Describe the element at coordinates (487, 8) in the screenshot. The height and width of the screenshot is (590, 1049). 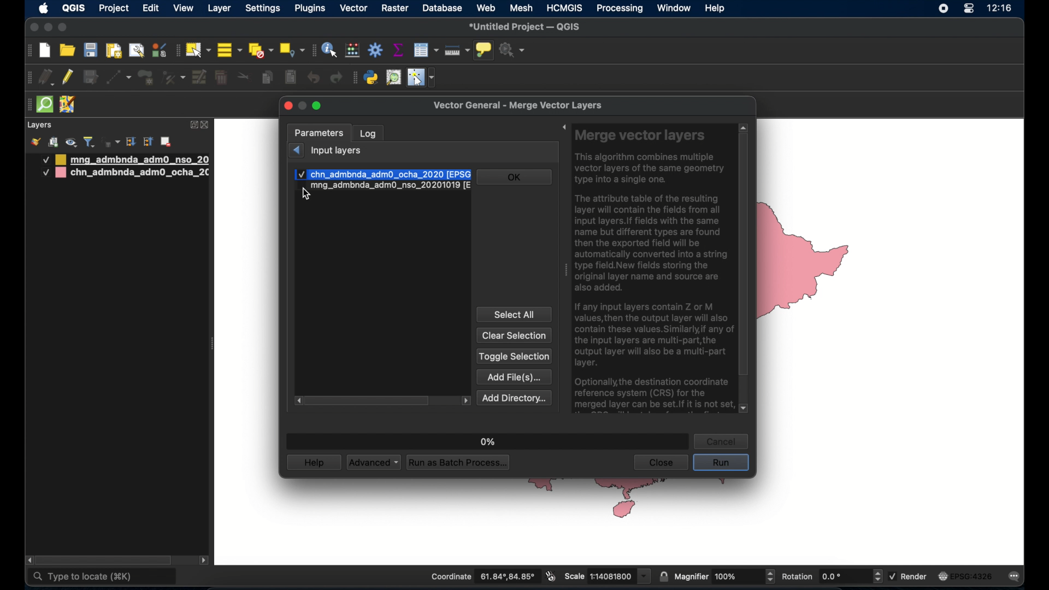
I see `web` at that location.